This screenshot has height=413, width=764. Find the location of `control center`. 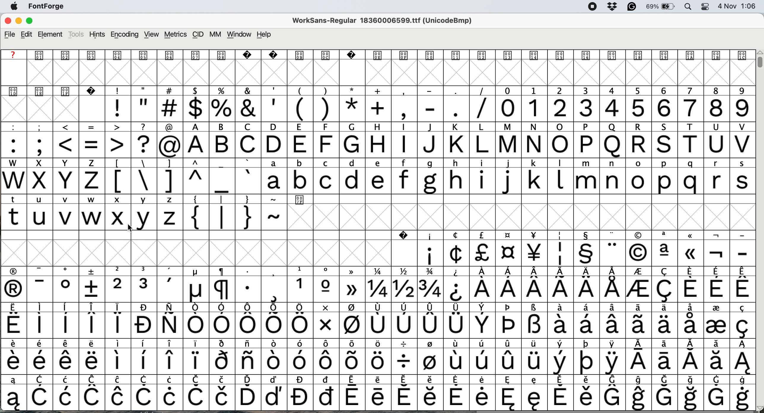

control center is located at coordinates (704, 6).